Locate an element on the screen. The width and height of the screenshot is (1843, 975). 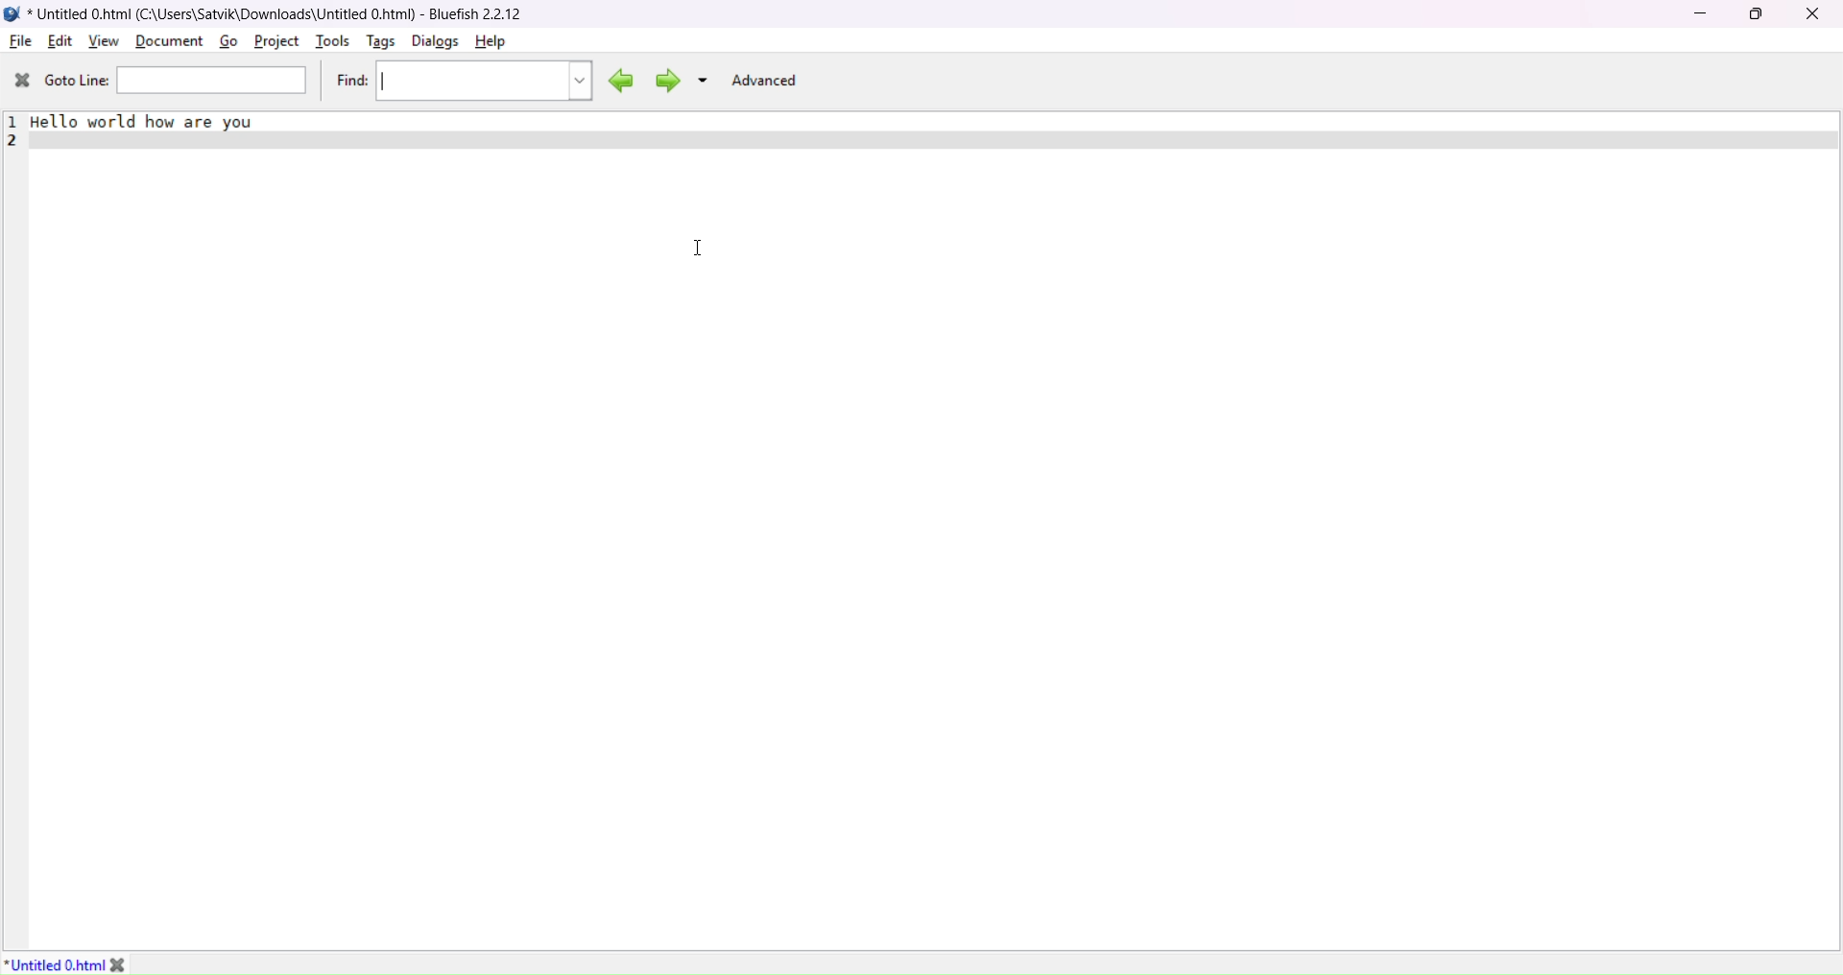
* Untitled 0.html (C:\Users\Satvik\Downloads\Untitled 0.html) - Bluefish 2.2.12 is located at coordinates (283, 12).